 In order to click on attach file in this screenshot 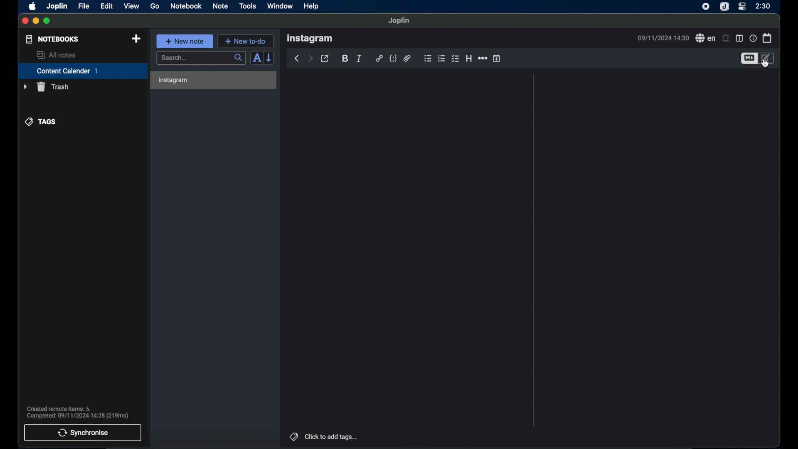, I will do `click(408, 58)`.